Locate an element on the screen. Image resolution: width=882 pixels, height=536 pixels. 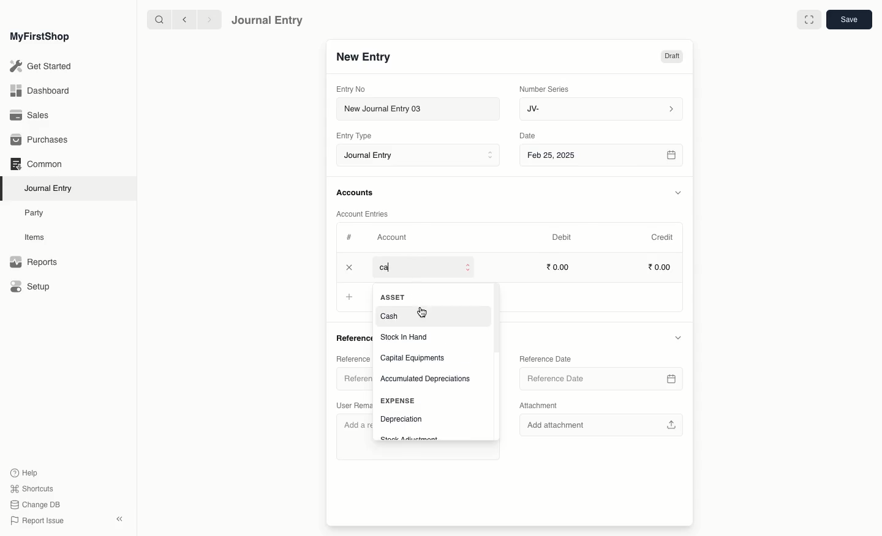
Reference Date is located at coordinates (601, 378).